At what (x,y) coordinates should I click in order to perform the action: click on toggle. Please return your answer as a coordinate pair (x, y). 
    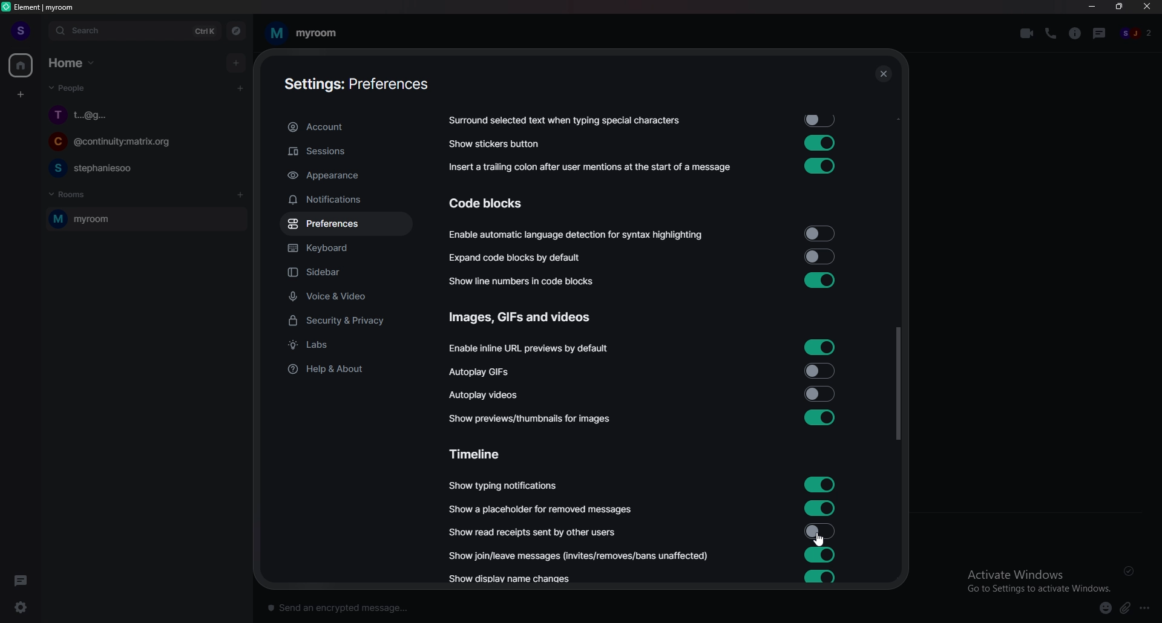
    Looking at the image, I should click on (820, 347).